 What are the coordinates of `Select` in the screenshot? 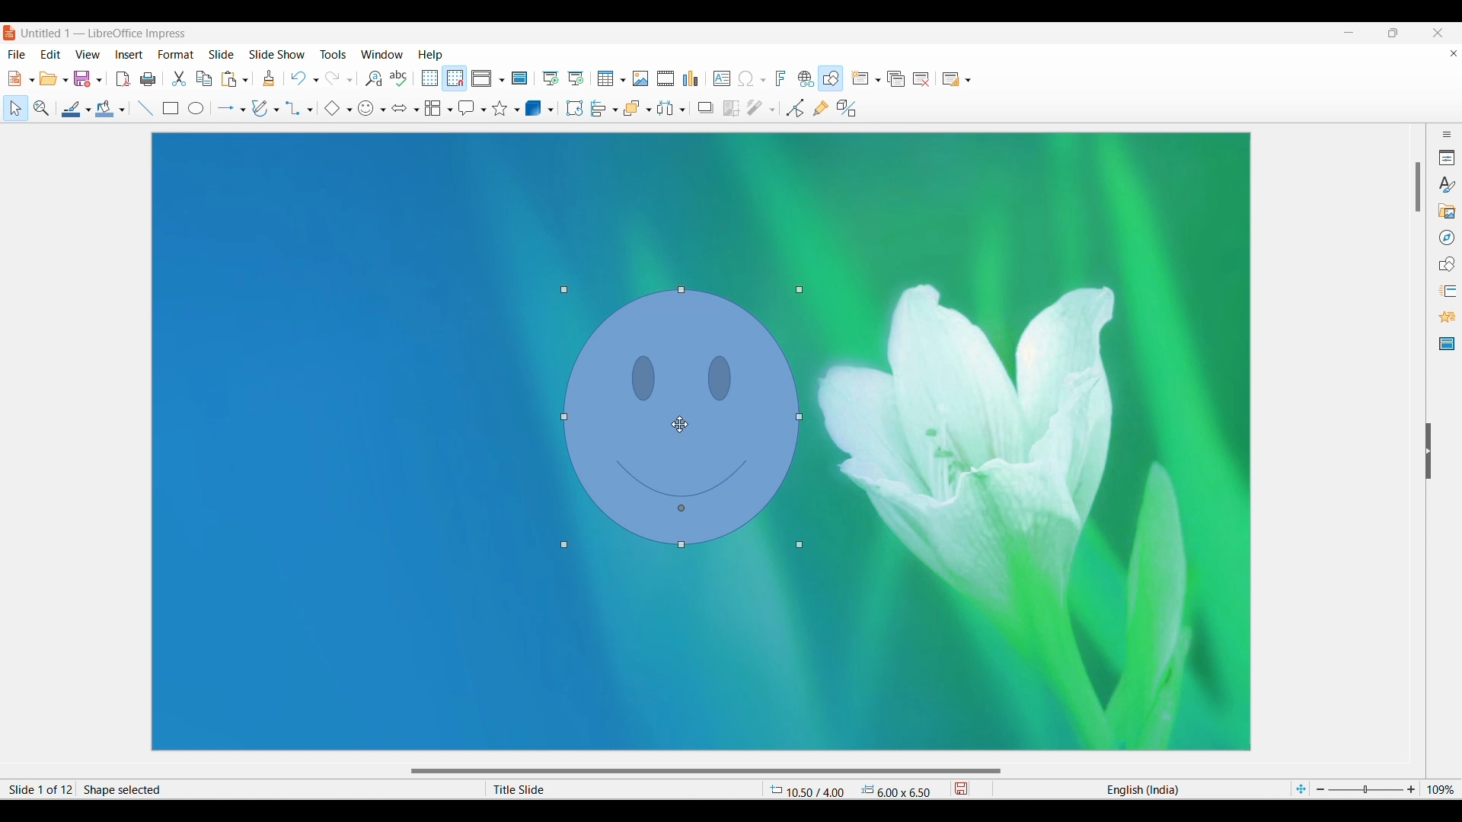 It's located at (16, 108).